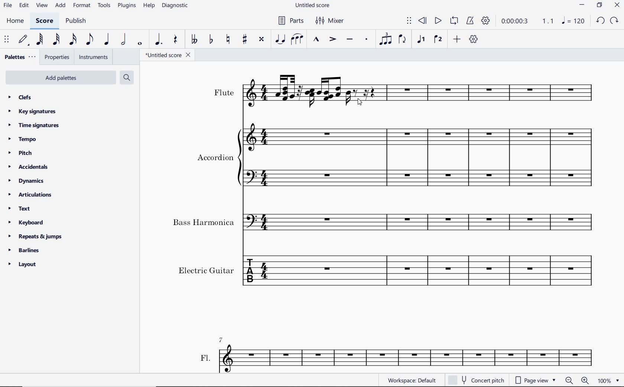  I want to click on MIXER, so click(329, 20).